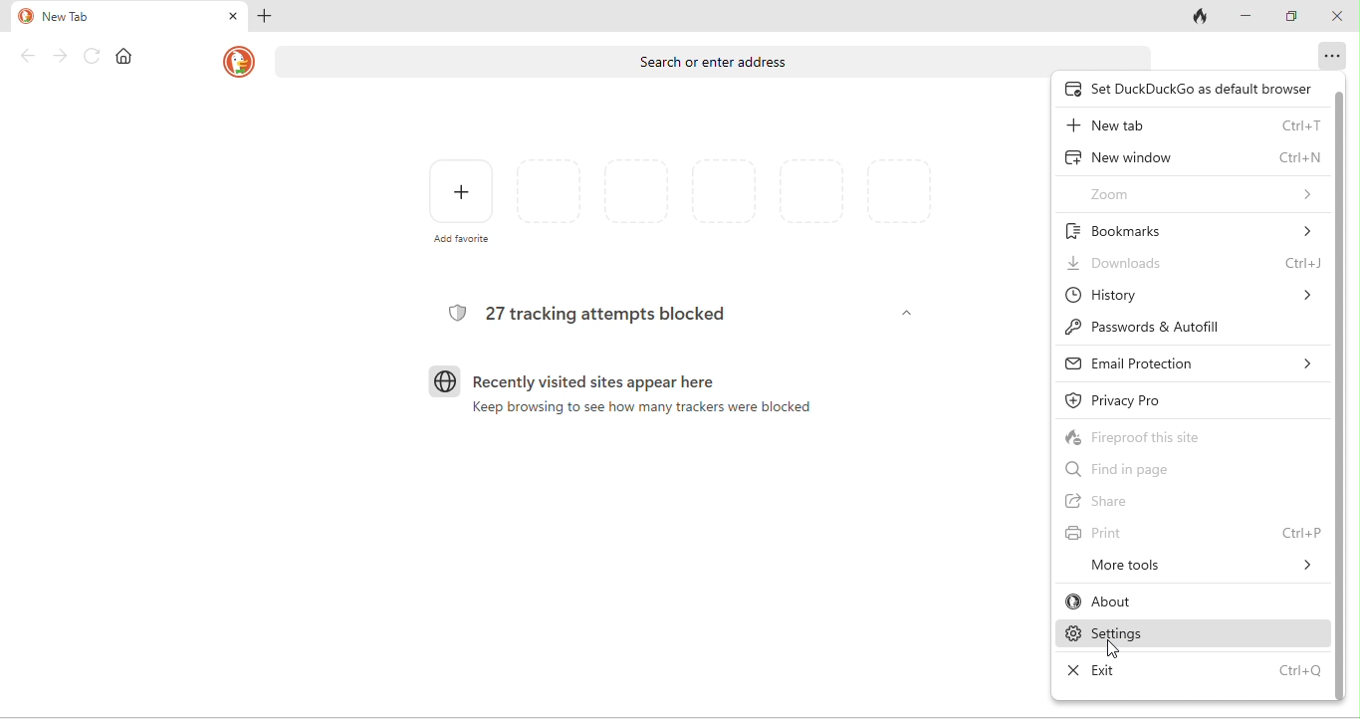 The image size is (1360, 719). What do you see at coordinates (455, 312) in the screenshot?
I see `tracking logo` at bounding box center [455, 312].